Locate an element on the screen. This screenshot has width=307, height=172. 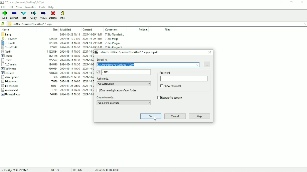
7-zip32.dll is located at coordinates (16, 47).